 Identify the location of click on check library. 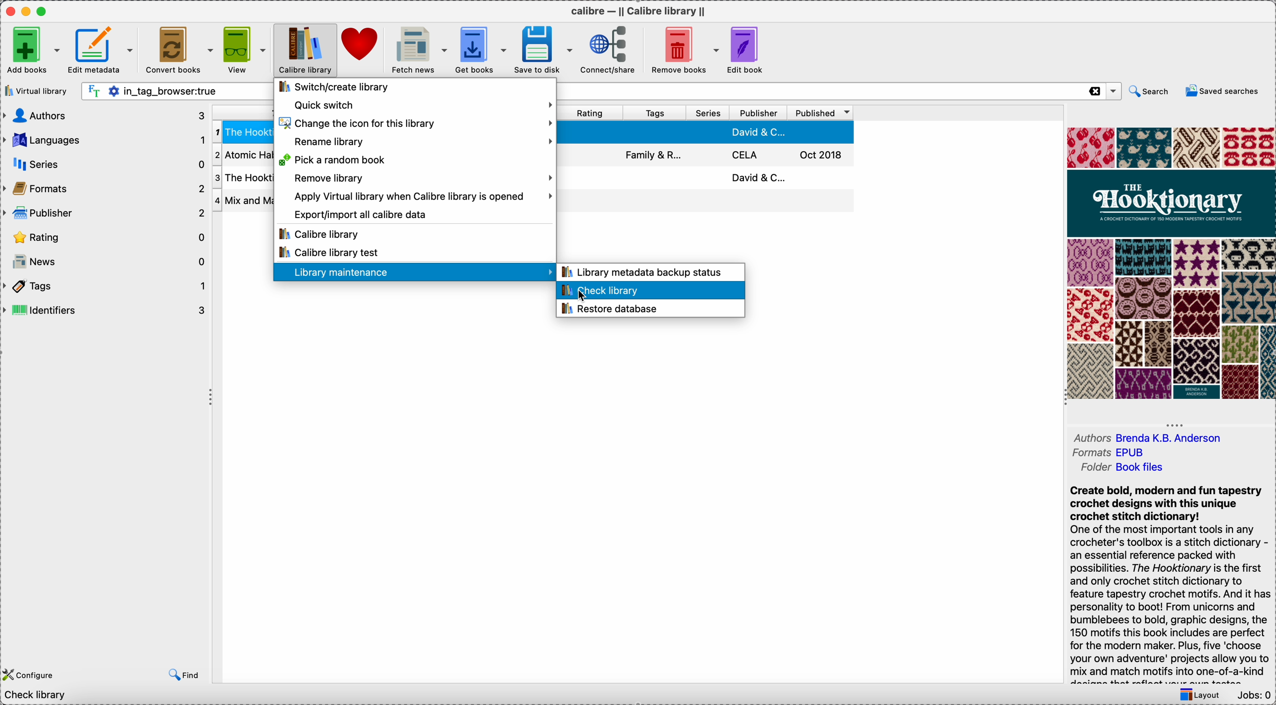
(649, 291).